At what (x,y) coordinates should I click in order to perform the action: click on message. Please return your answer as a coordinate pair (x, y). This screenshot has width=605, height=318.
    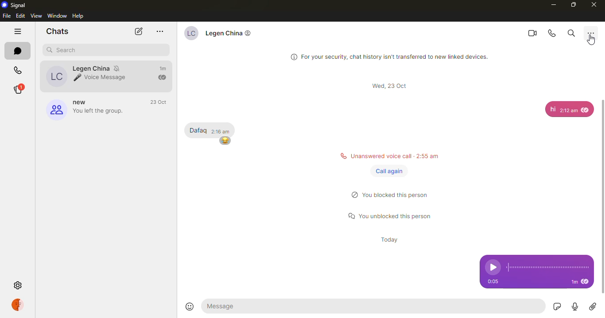
    Looking at the image, I should click on (548, 109).